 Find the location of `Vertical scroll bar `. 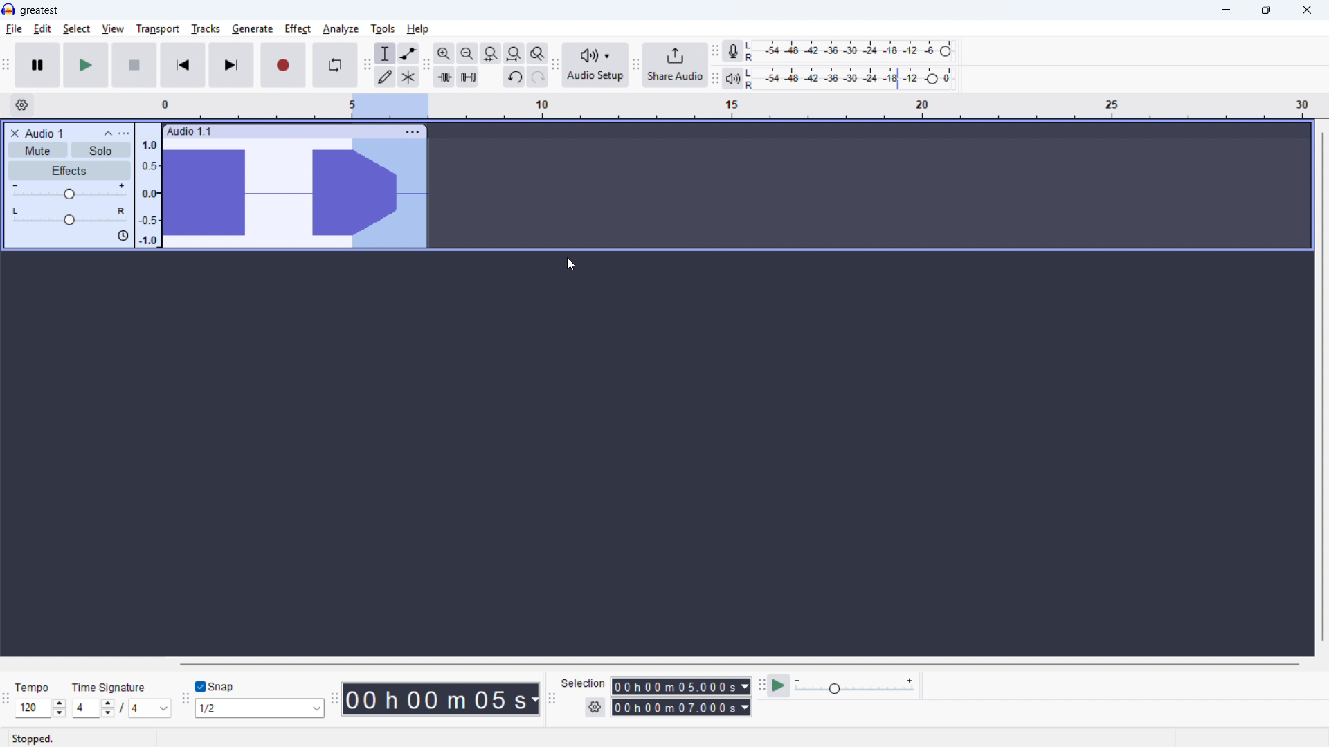

Vertical scroll bar  is located at coordinates (1323, 388).